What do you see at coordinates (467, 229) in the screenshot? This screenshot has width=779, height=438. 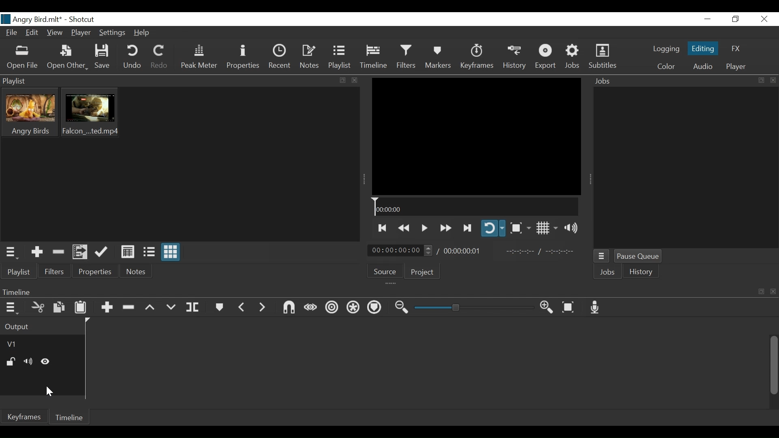 I see `Skip to the next point` at bounding box center [467, 229].